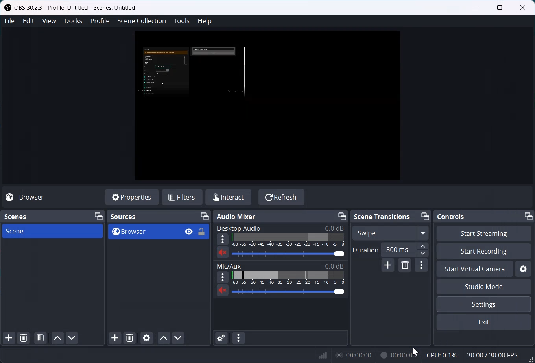 This screenshot has width=535, height=363. Describe the element at coordinates (57, 337) in the screenshot. I see `Move scene up` at that location.